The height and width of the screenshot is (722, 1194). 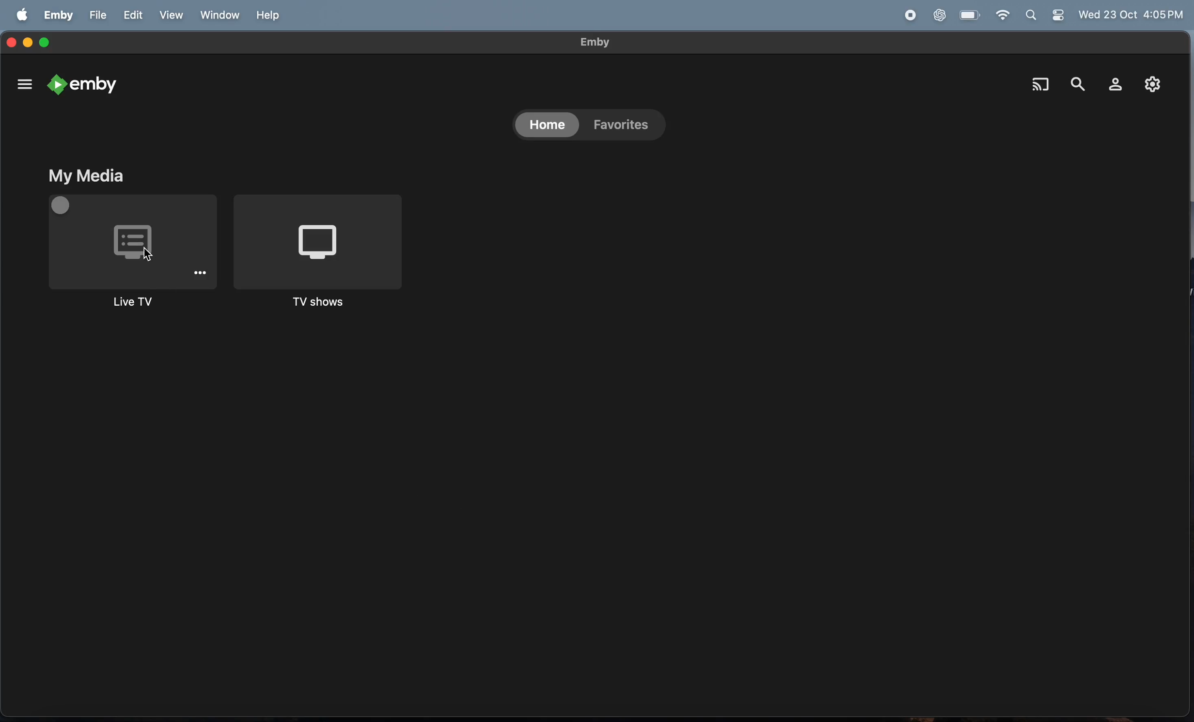 I want to click on search, so click(x=1077, y=79).